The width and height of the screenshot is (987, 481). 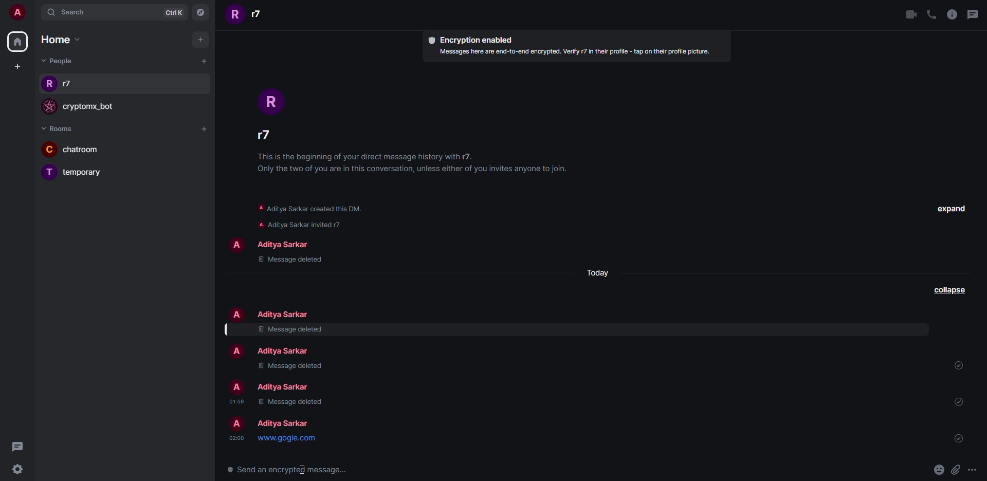 What do you see at coordinates (960, 367) in the screenshot?
I see `sent` at bounding box center [960, 367].